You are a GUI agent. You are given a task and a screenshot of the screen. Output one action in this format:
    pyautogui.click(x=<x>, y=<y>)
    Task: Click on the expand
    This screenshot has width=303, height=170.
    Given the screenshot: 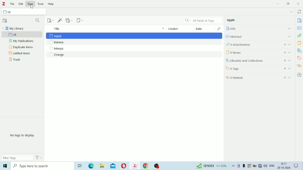 What is the action you would take?
    pyautogui.click(x=291, y=78)
    